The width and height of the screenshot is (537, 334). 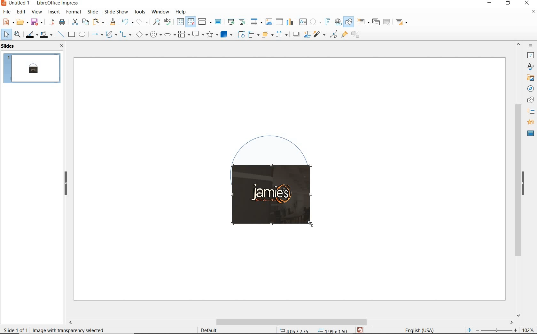 What do you see at coordinates (530, 123) in the screenshot?
I see `animation` at bounding box center [530, 123].